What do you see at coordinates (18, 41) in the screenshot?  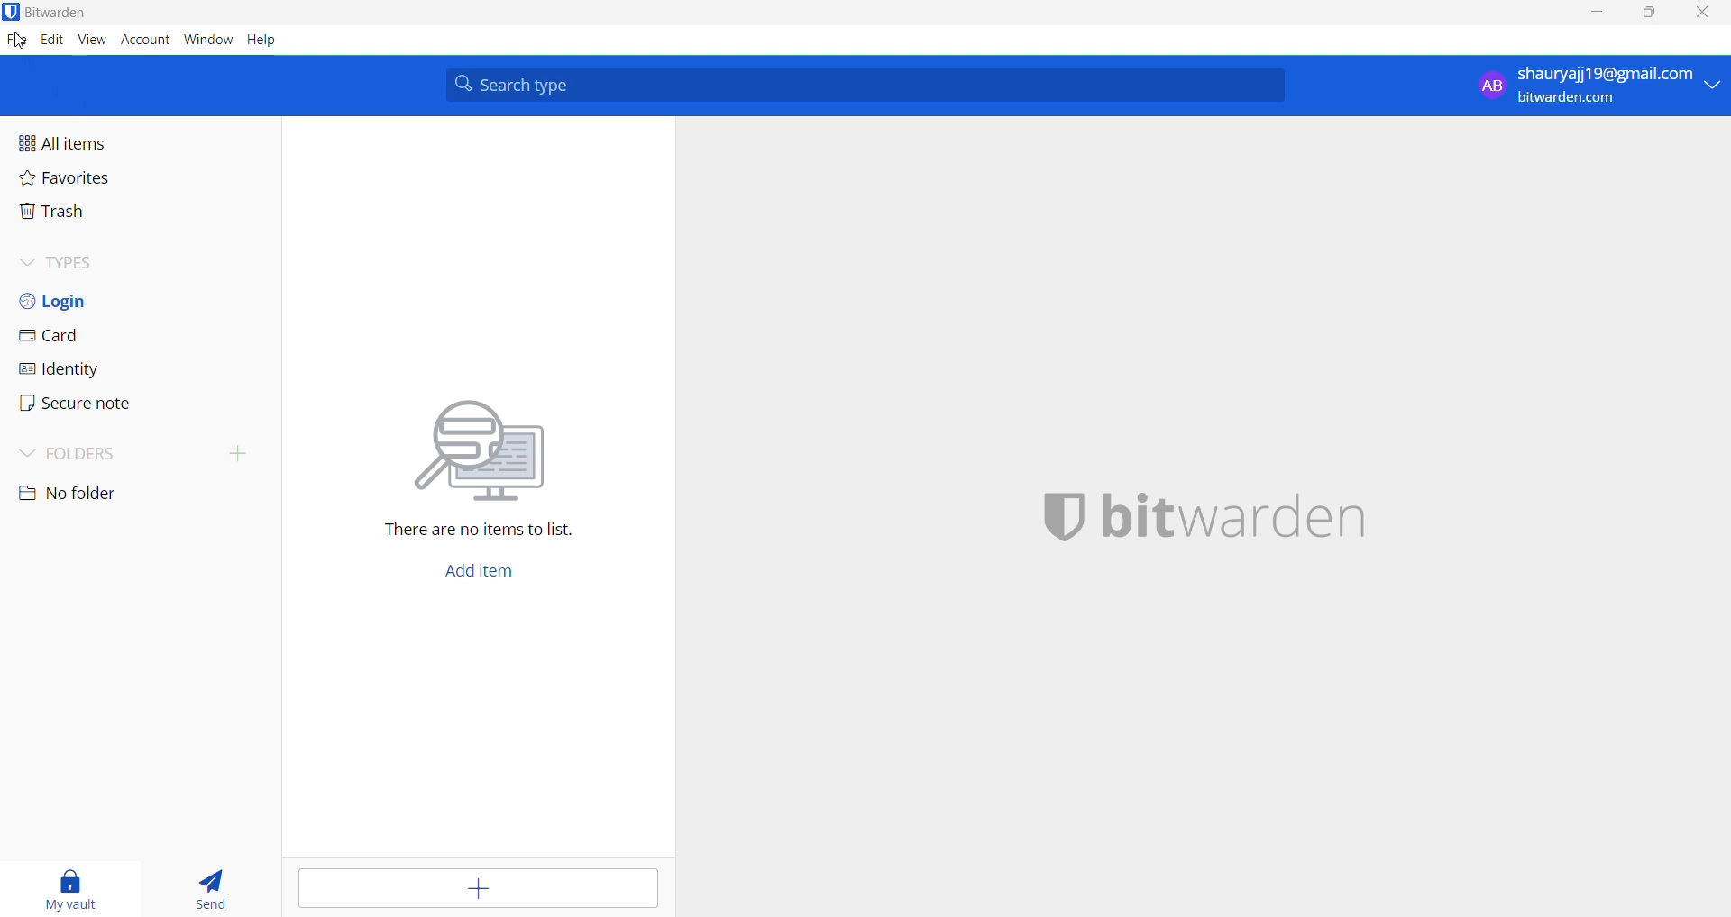 I see `CURSOR` at bounding box center [18, 41].